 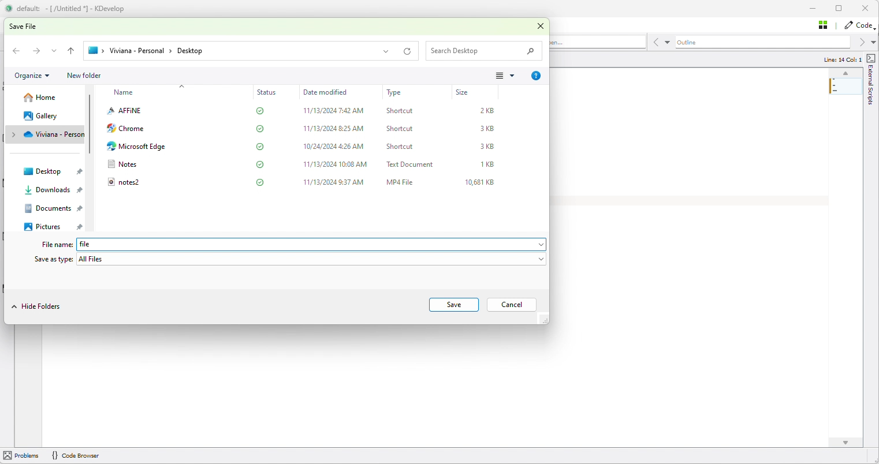 What do you see at coordinates (21, 455) in the screenshot?
I see `problem` at bounding box center [21, 455].